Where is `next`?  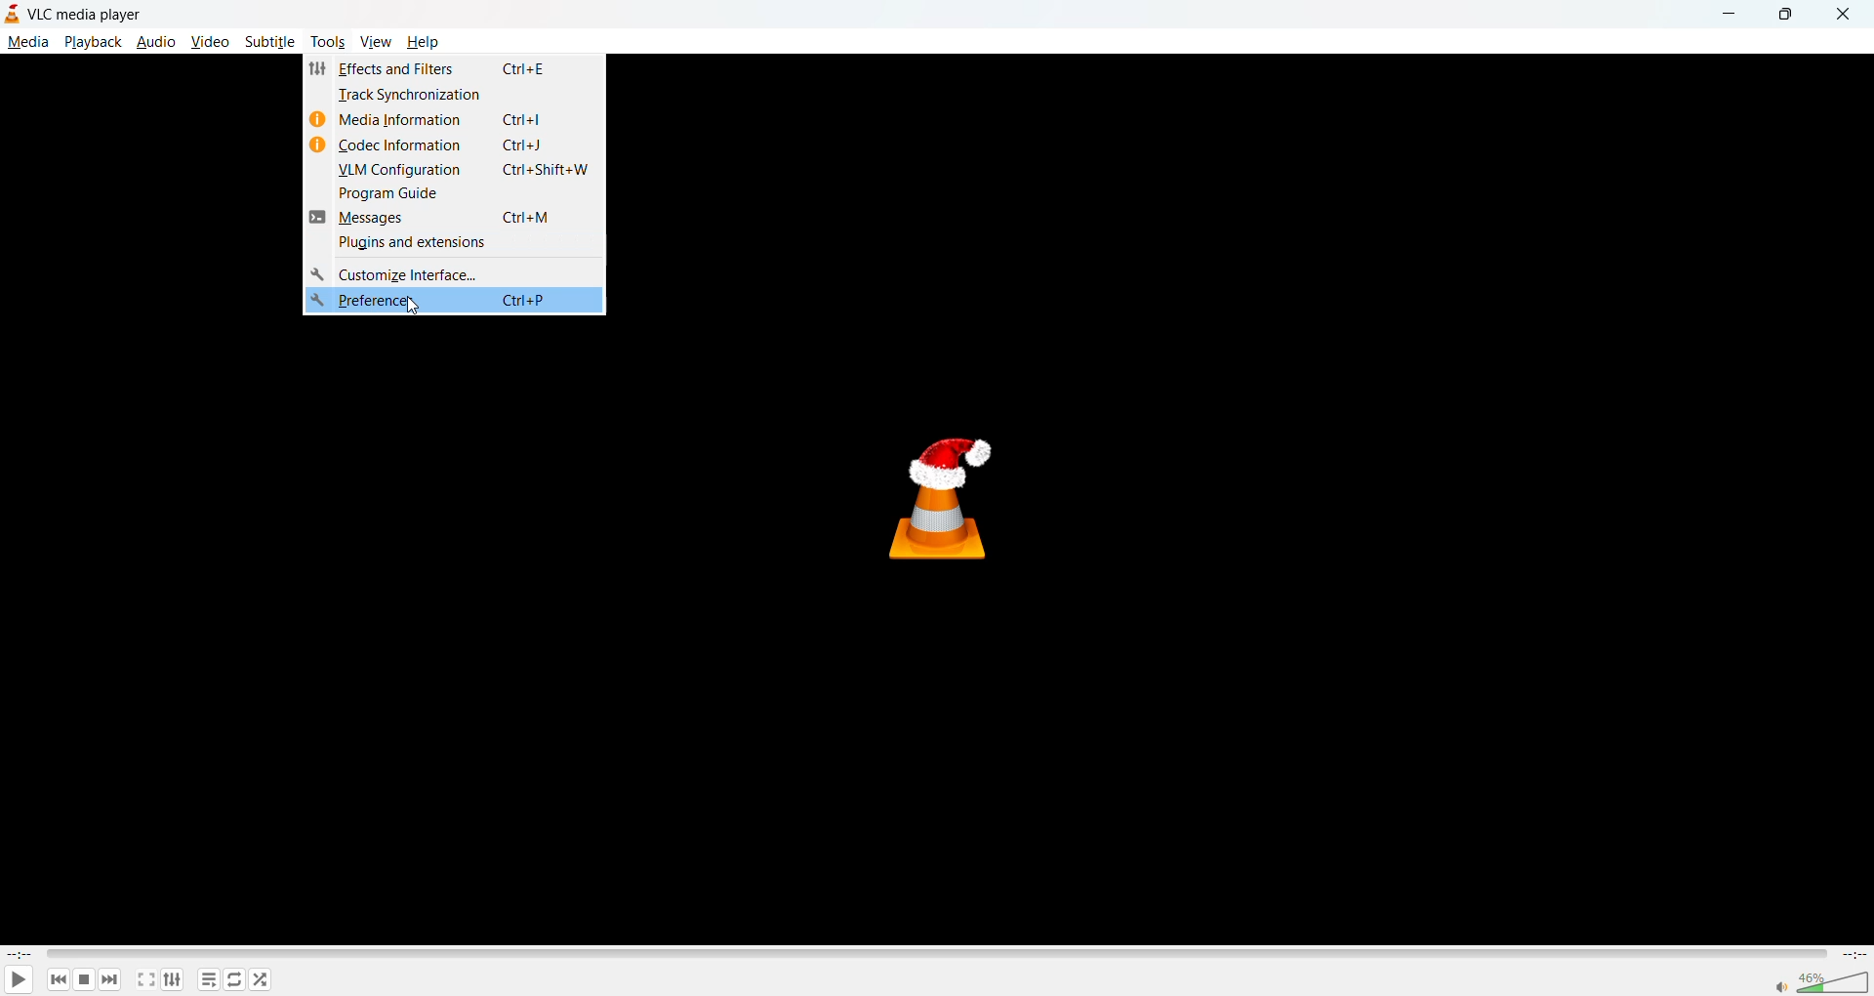 next is located at coordinates (106, 980).